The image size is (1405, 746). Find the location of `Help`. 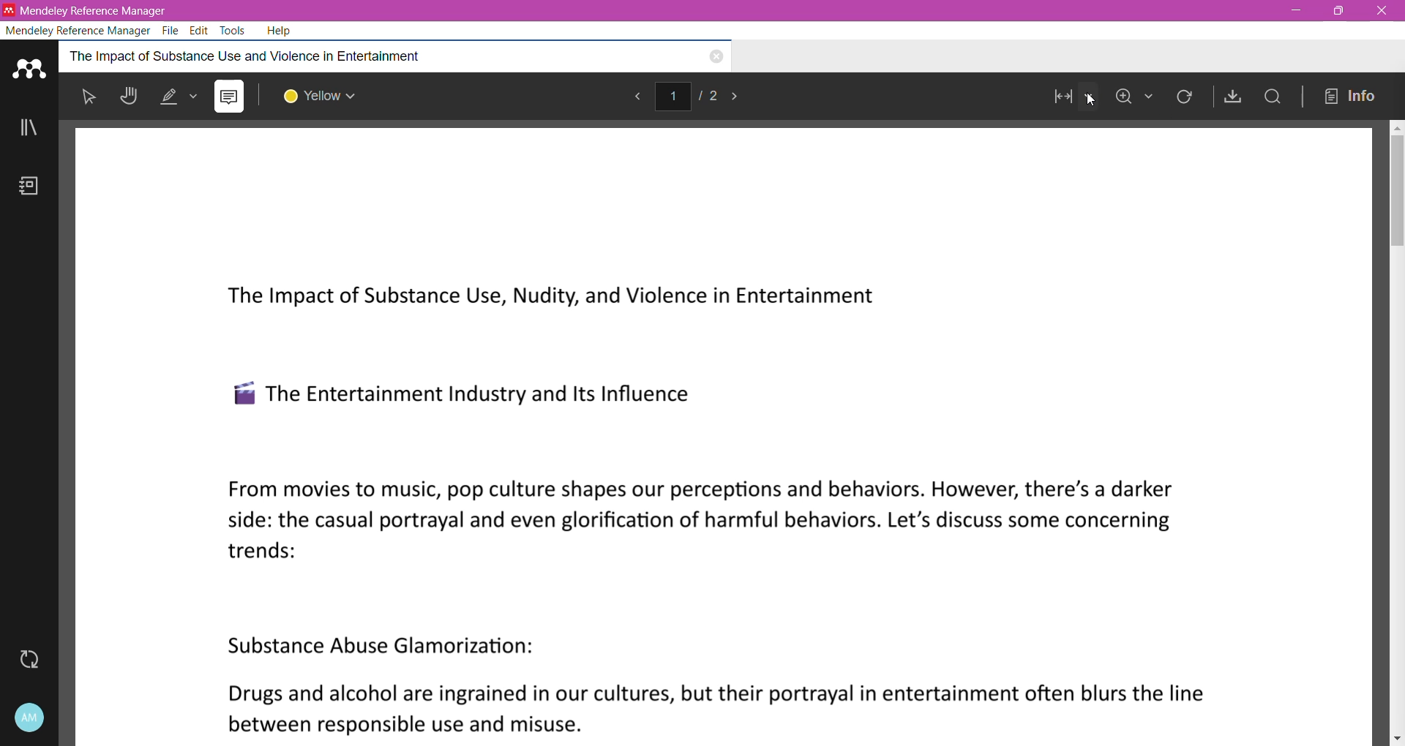

Help is located at coordinates (282, 31).